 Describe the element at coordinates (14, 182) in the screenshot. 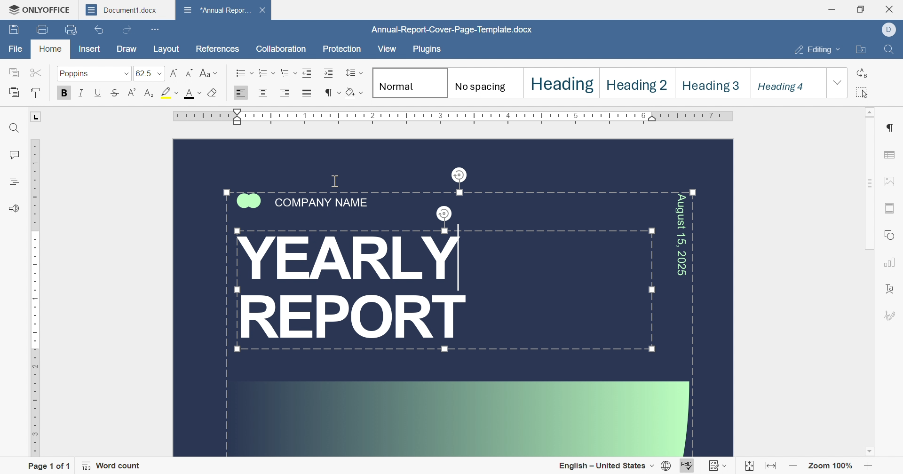

I see `headings` at that location.